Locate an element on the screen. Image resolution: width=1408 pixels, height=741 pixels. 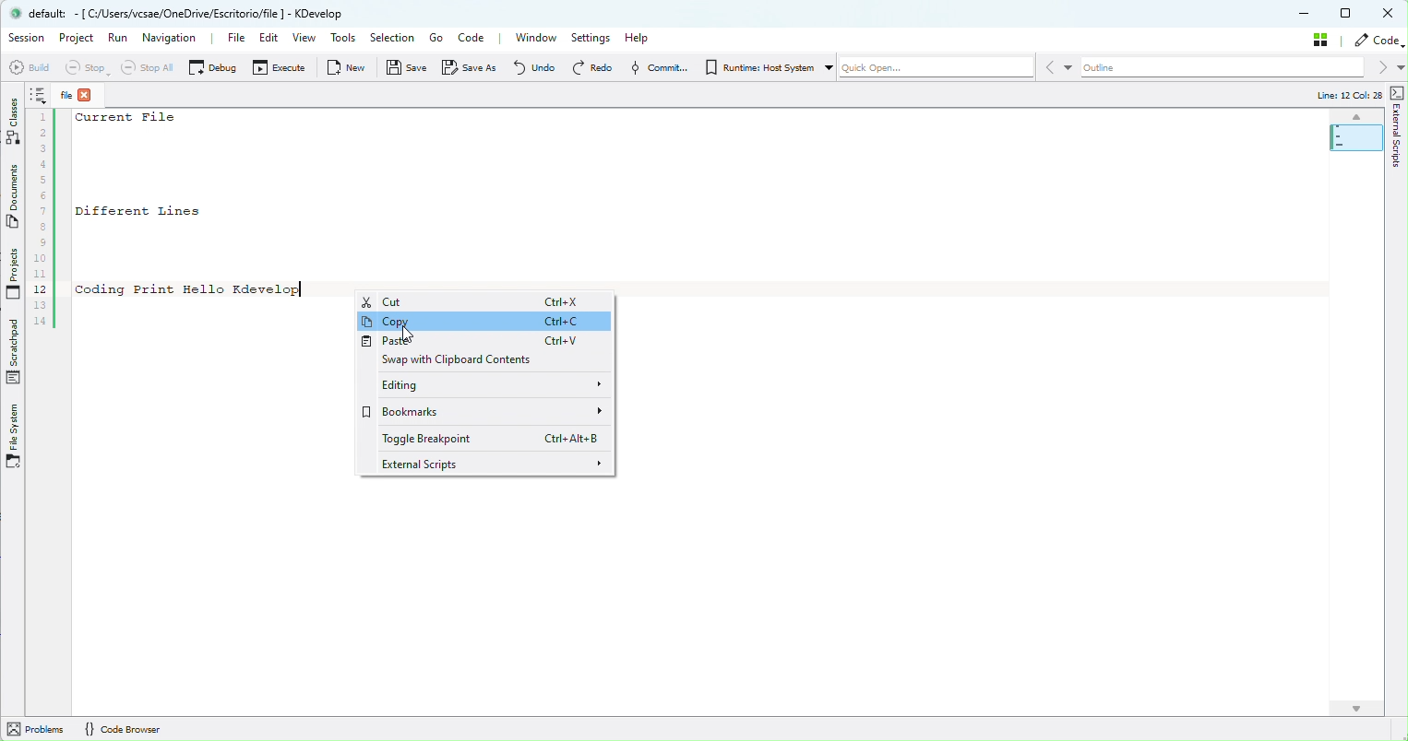
Commit is located at coordinates (659, 68).